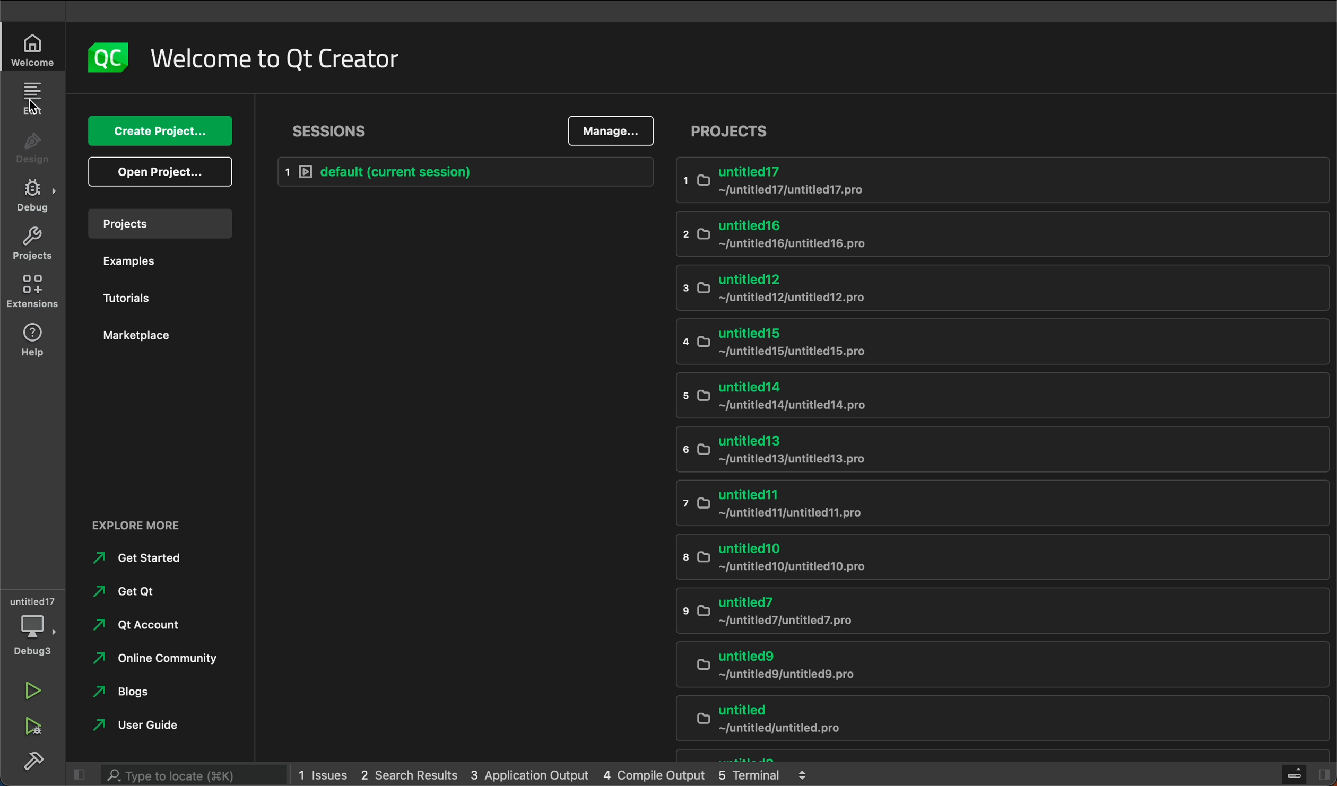 This screenshot has width=1337, height=786. What do you see at coordinates (38, 146) in the screenshot?
I see `design` at bounding box center [38, 146].